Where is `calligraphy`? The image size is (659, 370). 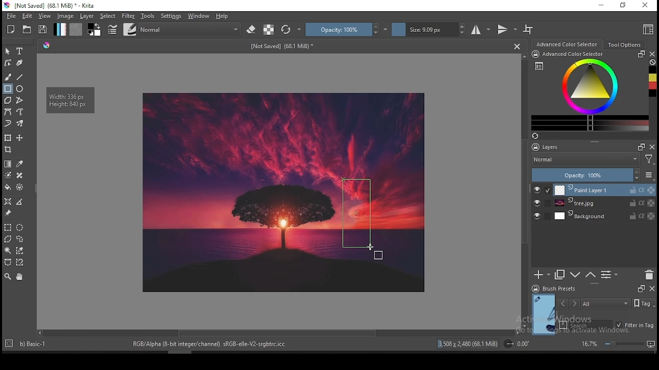 calligraphy is located at coordinates (19, 63).